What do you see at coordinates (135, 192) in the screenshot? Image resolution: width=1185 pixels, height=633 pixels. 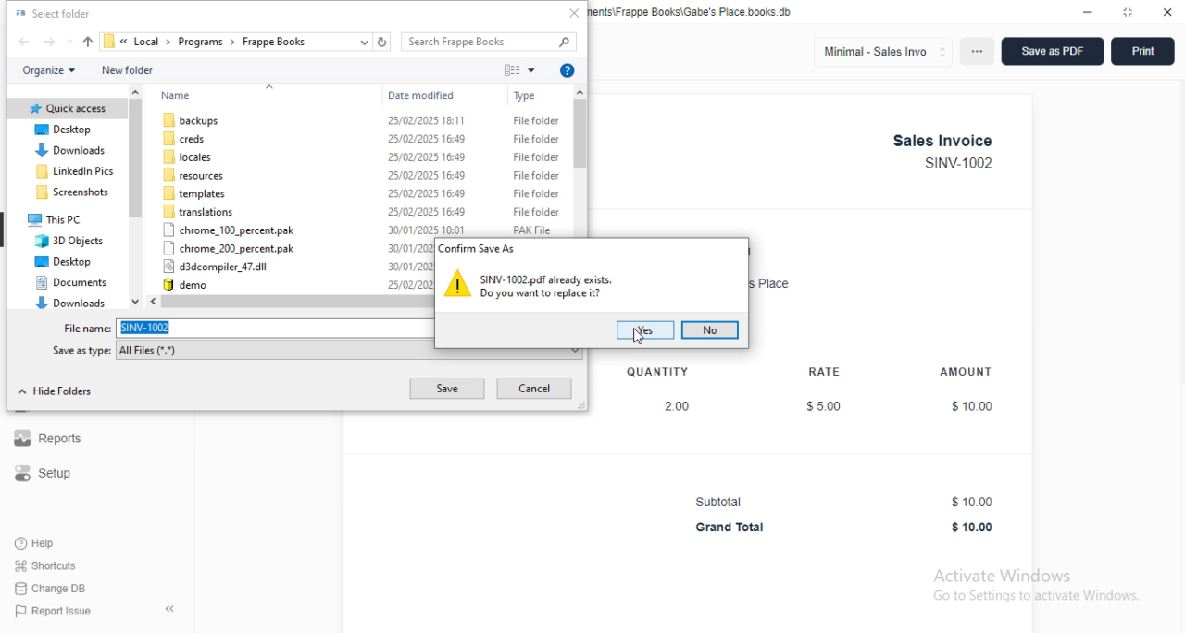 I see `scroll bar` at bounding box center [135, 192].